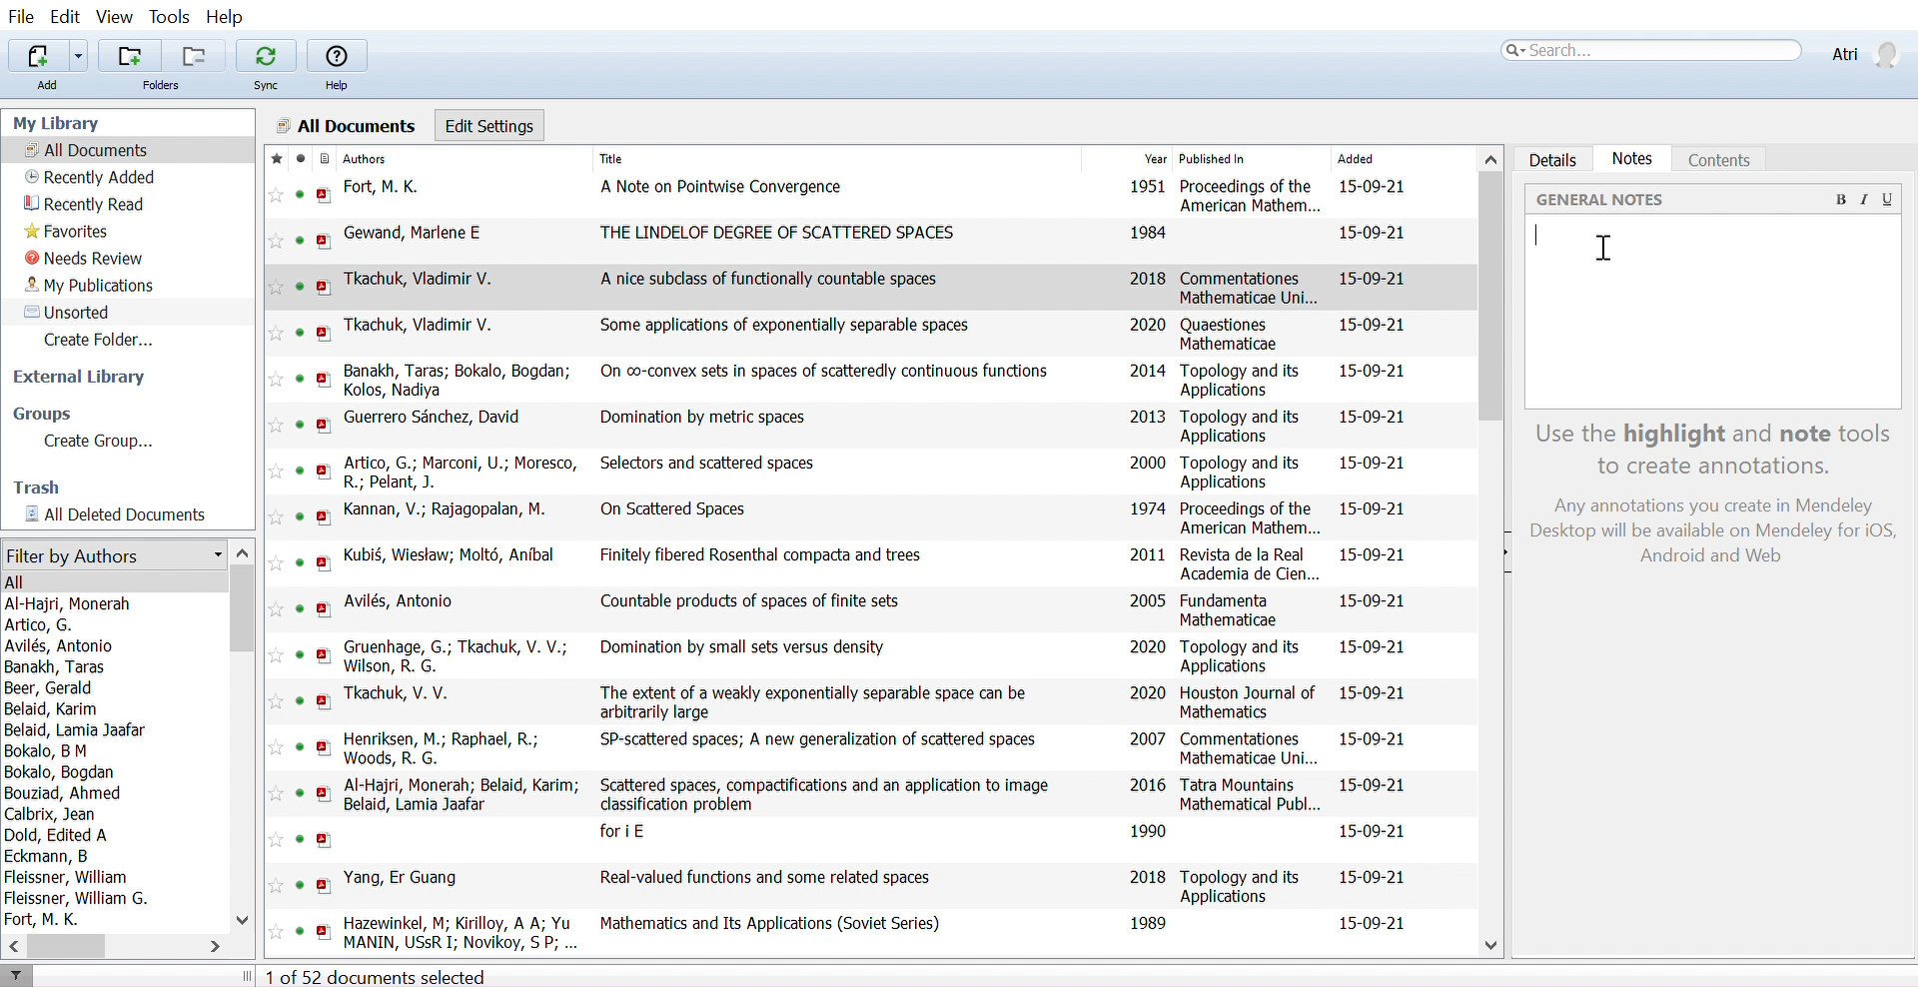  I want to click on Commentationes Mathematicae Uni..., so click(1251, 748).